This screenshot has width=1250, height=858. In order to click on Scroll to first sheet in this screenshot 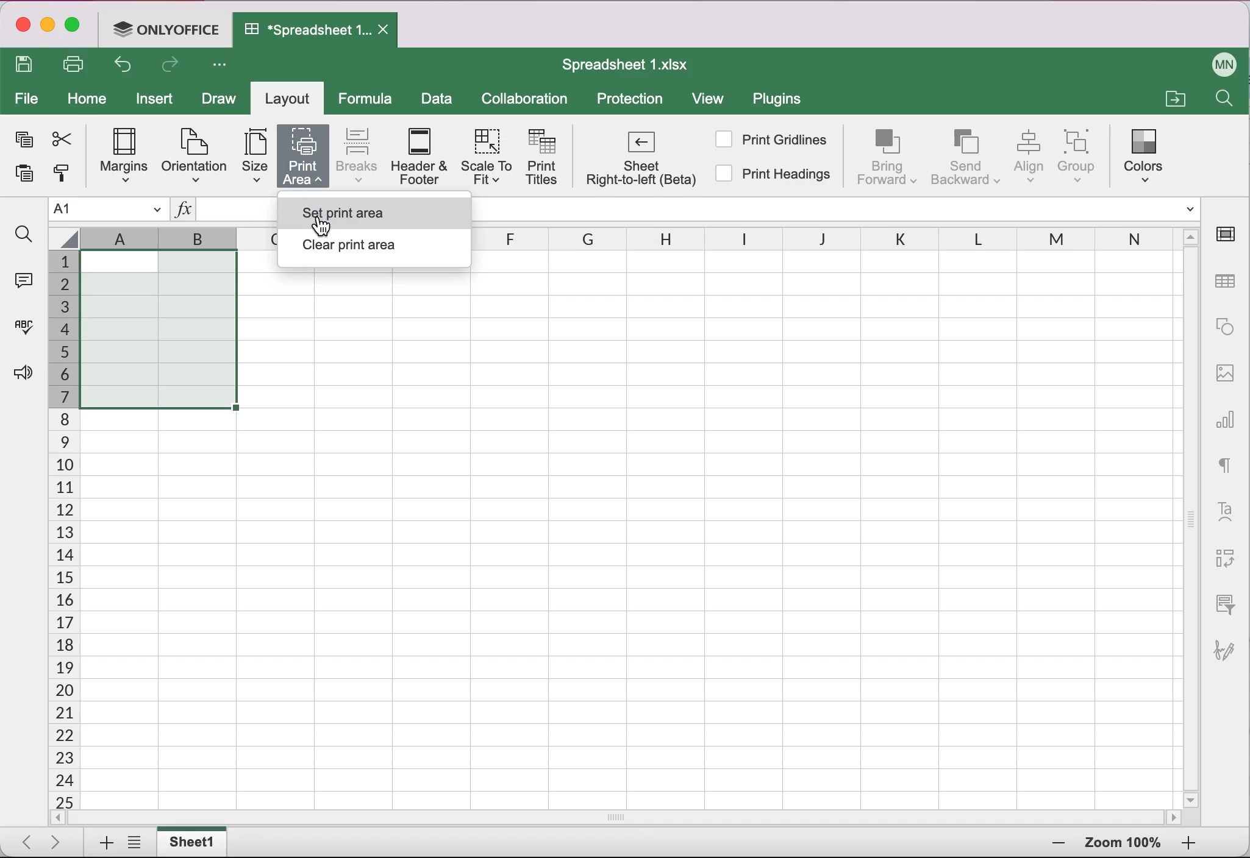, I will do `click(23, 838)`.